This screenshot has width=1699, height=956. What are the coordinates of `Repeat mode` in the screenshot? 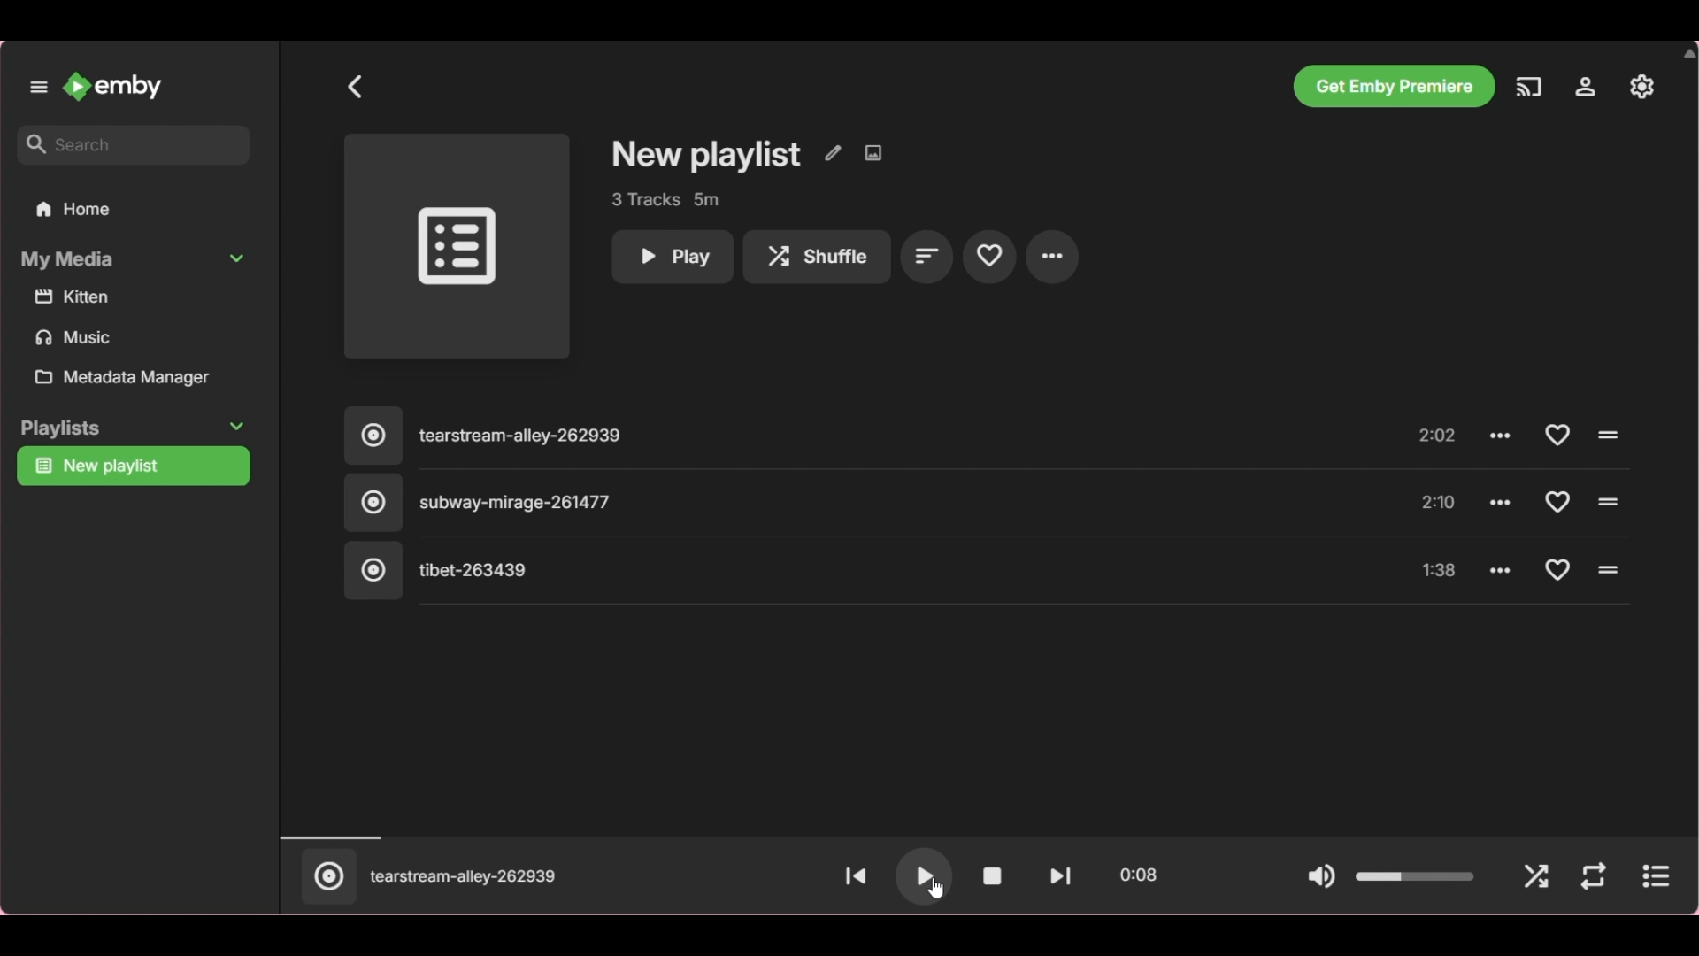 It's located at (1593, 877).